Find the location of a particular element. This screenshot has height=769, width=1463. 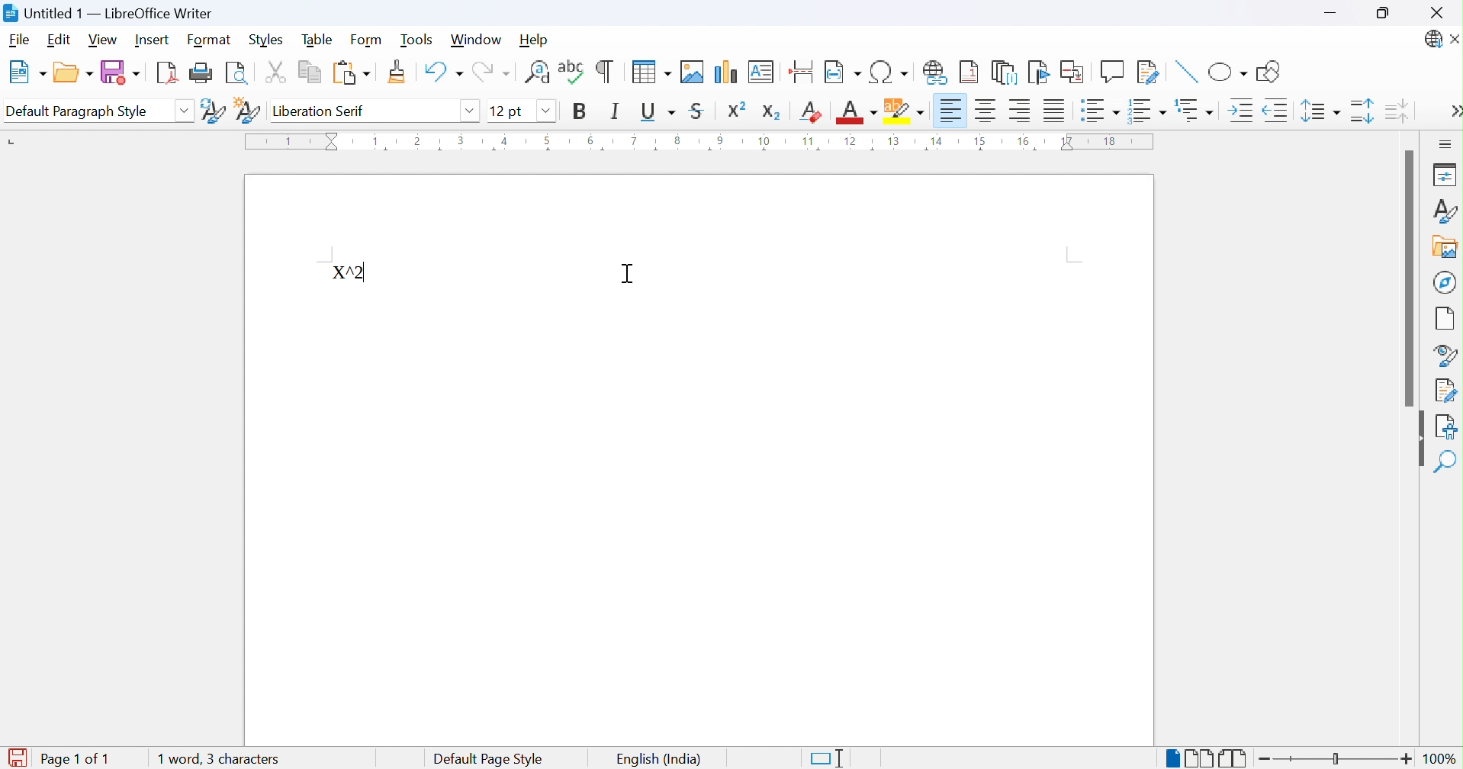

Slider is located at coordinates (1334, 758).